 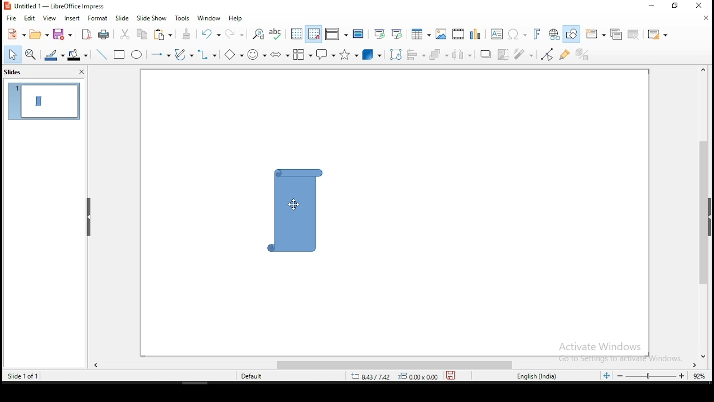 What do you see at coordinates (86, 34) in the screenshot?
I see `export as pdf` at bounding box center [86, 34].